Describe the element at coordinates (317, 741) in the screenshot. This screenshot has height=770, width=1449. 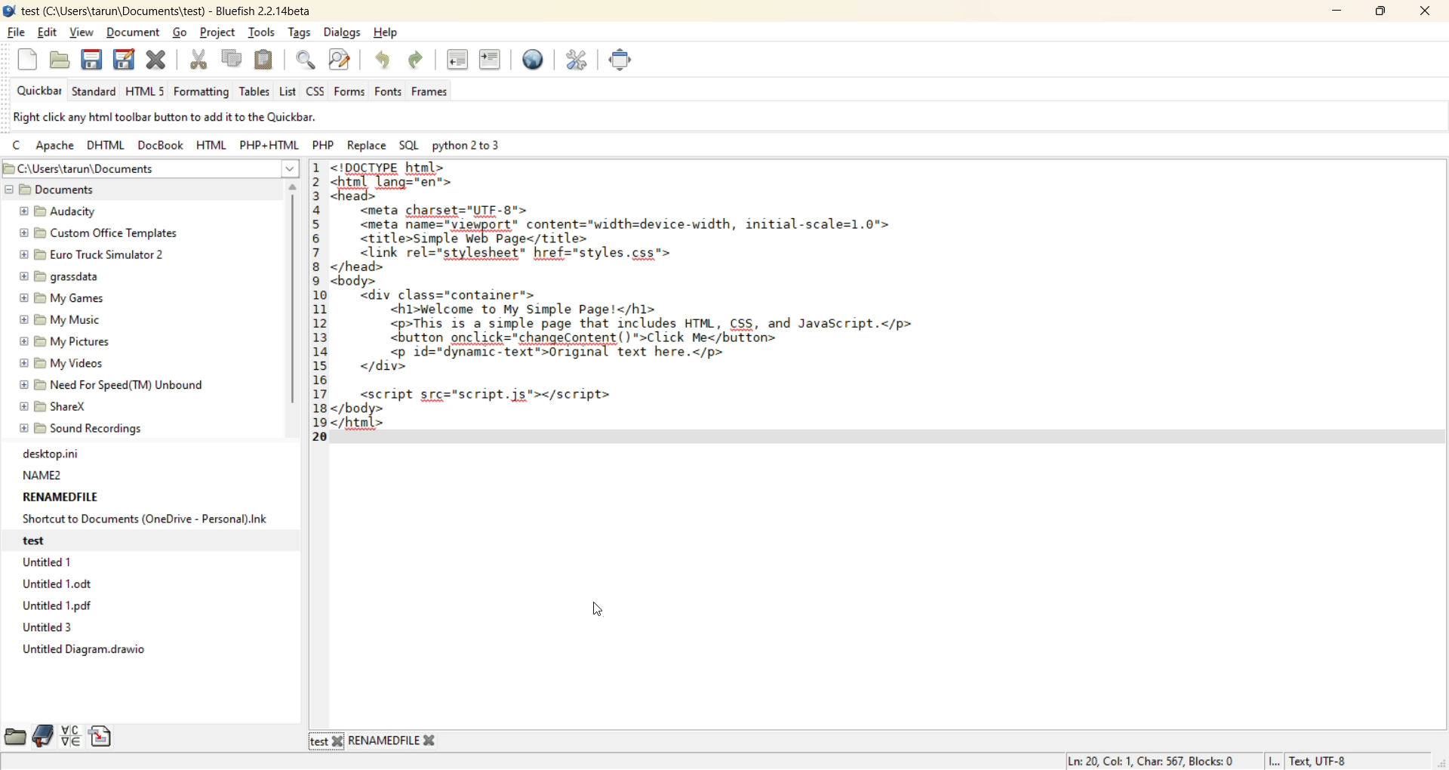
I see `test` at that location.